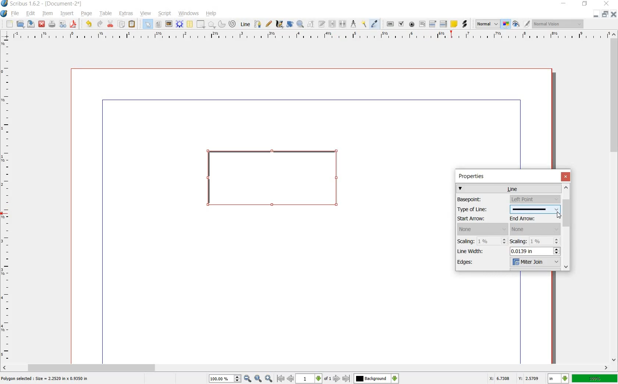 This screenshot has height=384, width=618. What do you see at coordinates (473, 251) in the screenshot?
I see `Line Width:` at bounding box center [473, 251].